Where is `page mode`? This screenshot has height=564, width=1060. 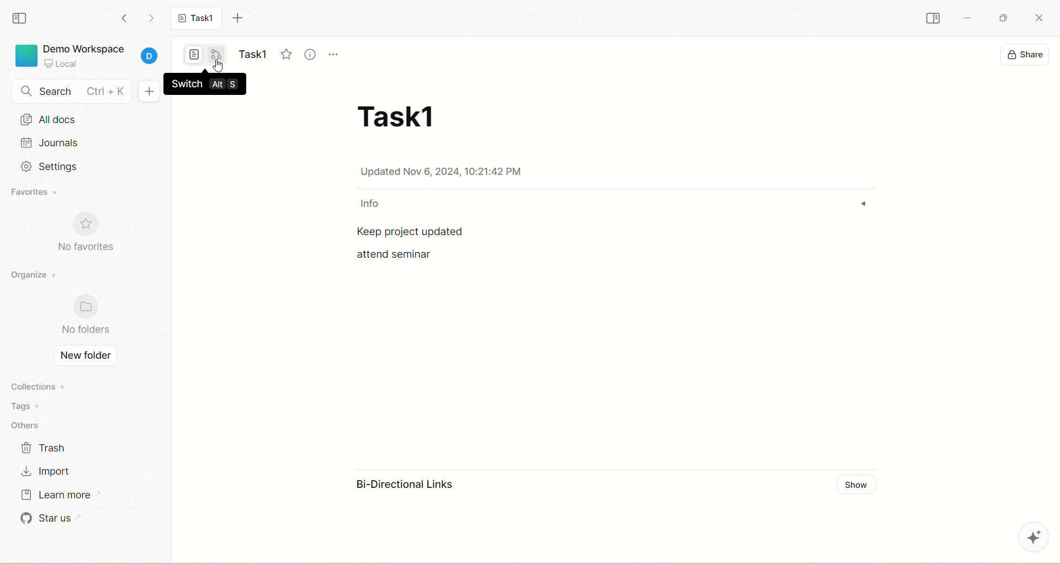
page mode is located at coordinates (194, 54).